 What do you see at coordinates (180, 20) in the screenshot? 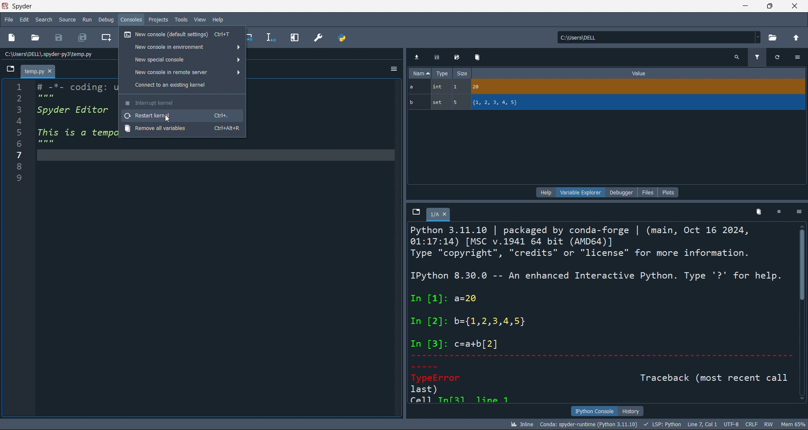
I see `Tools` at bounding box center [180, 20].